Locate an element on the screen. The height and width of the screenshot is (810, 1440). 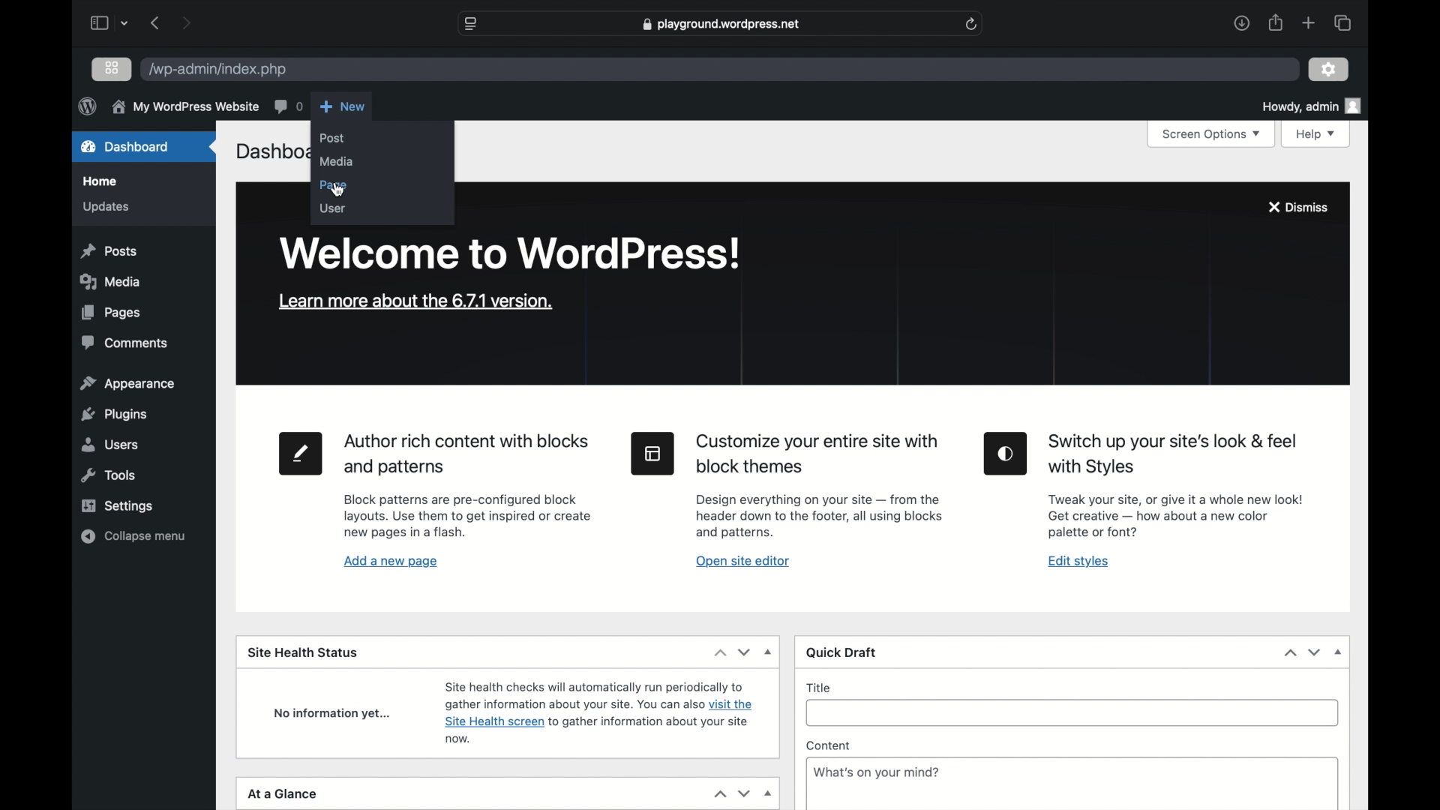
tab group picker is located at coordinates (1342, 22).